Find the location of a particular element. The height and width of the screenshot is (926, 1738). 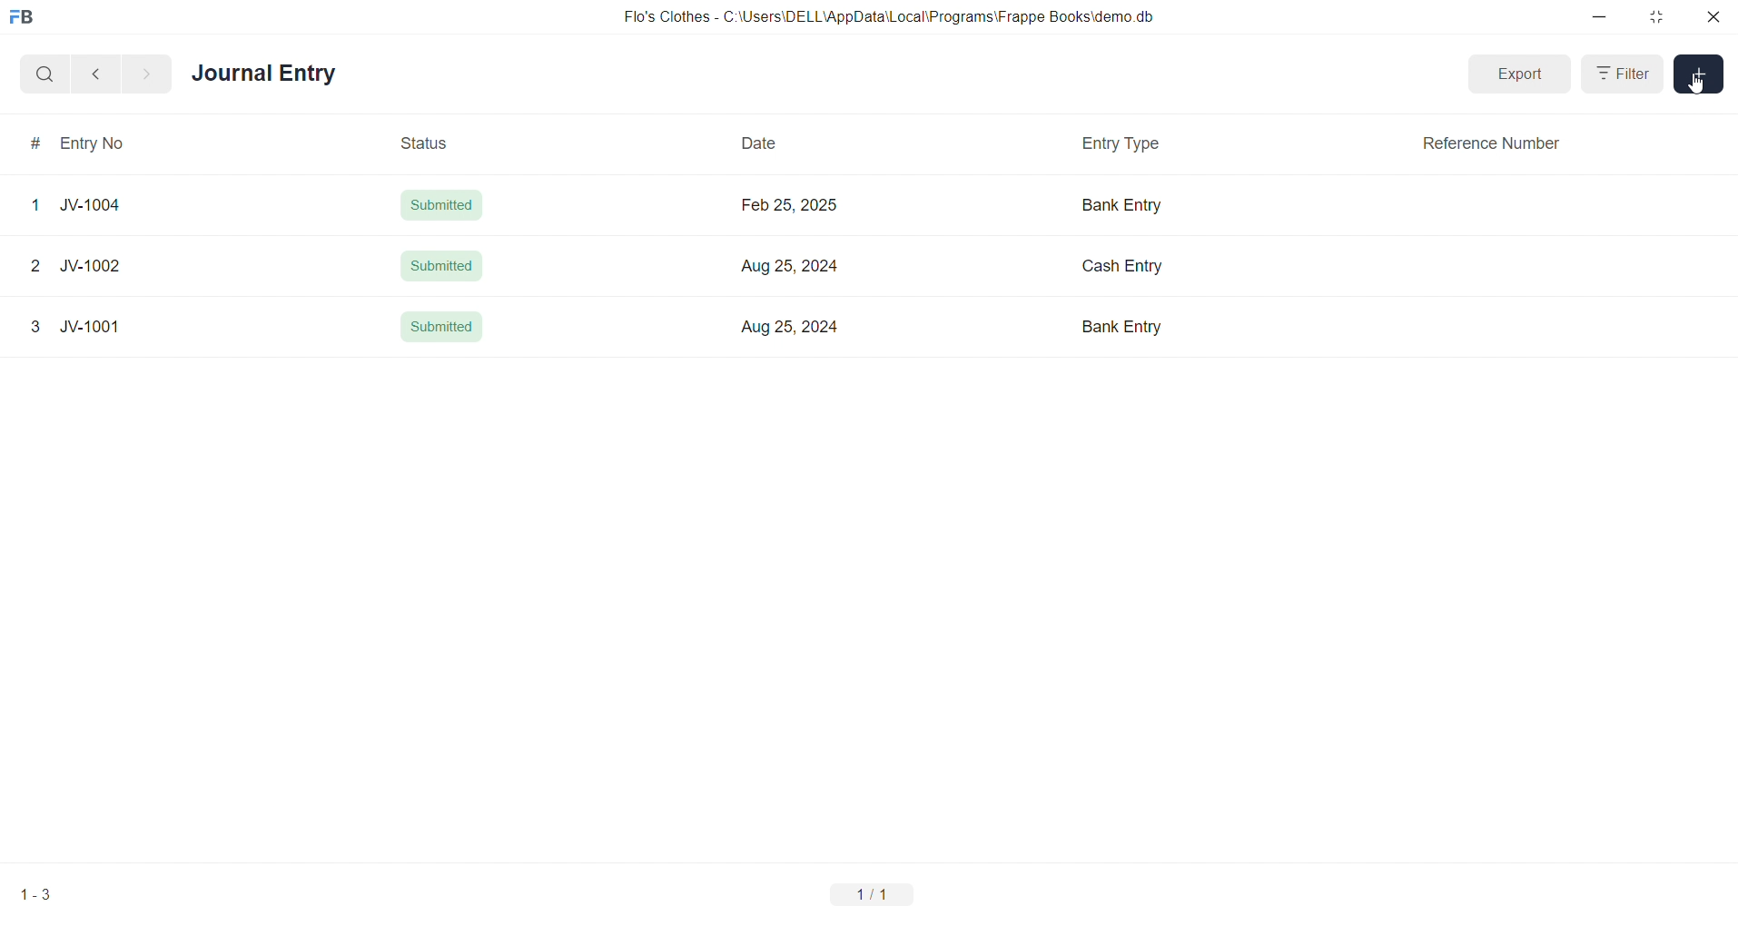

search is located at coordinates (43, 72).